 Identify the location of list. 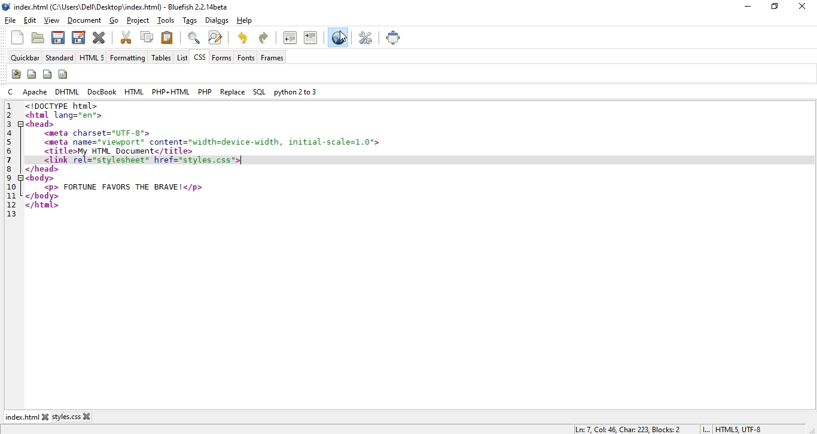
(182, 57).